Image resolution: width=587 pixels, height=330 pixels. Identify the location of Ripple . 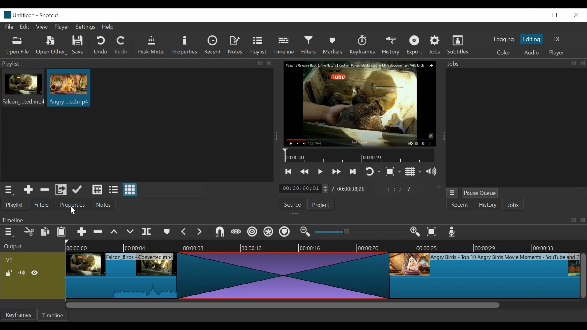
(252, 233).